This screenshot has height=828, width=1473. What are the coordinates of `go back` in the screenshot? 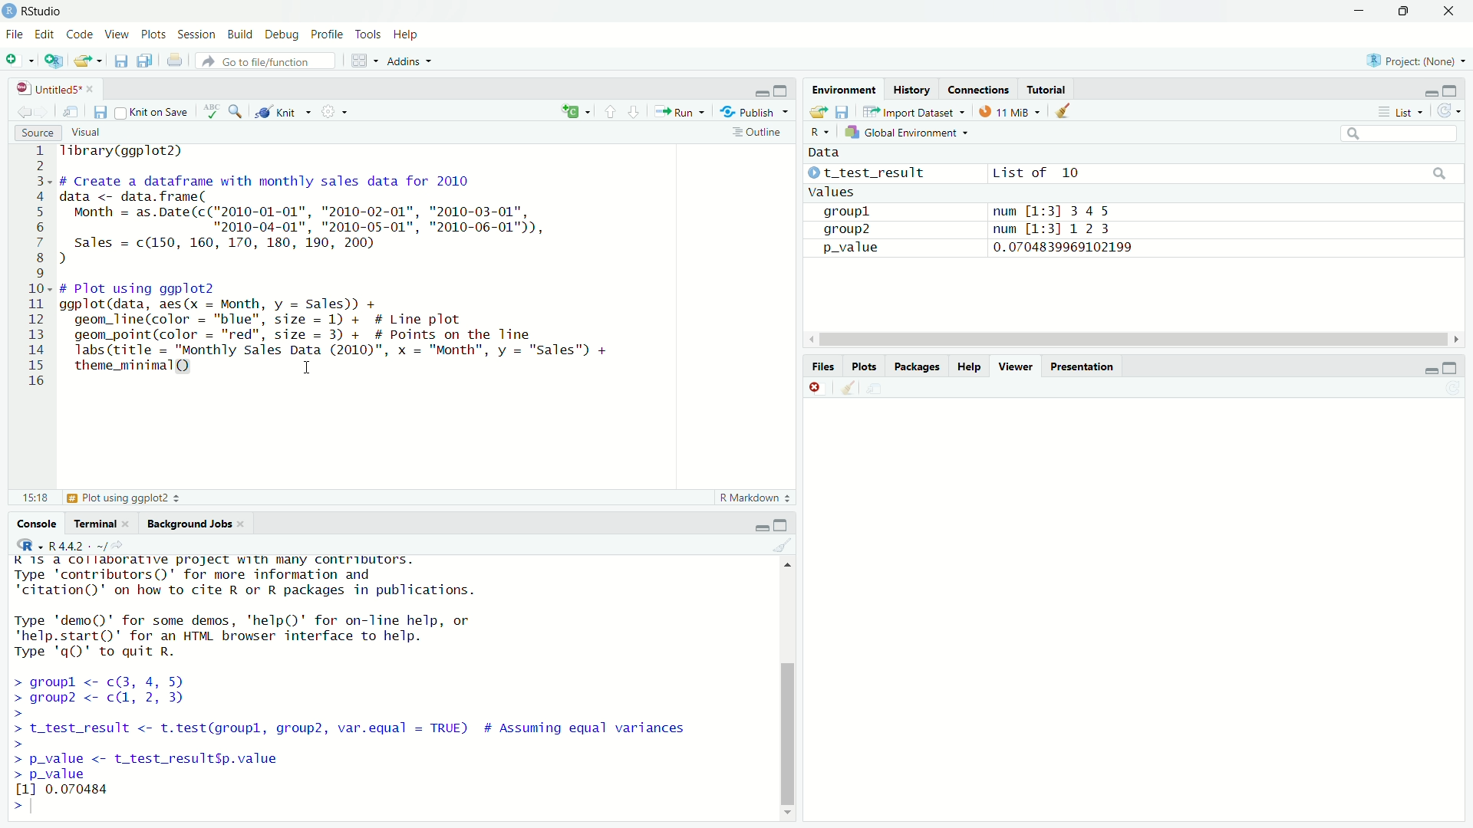 It's located at (31, 110).